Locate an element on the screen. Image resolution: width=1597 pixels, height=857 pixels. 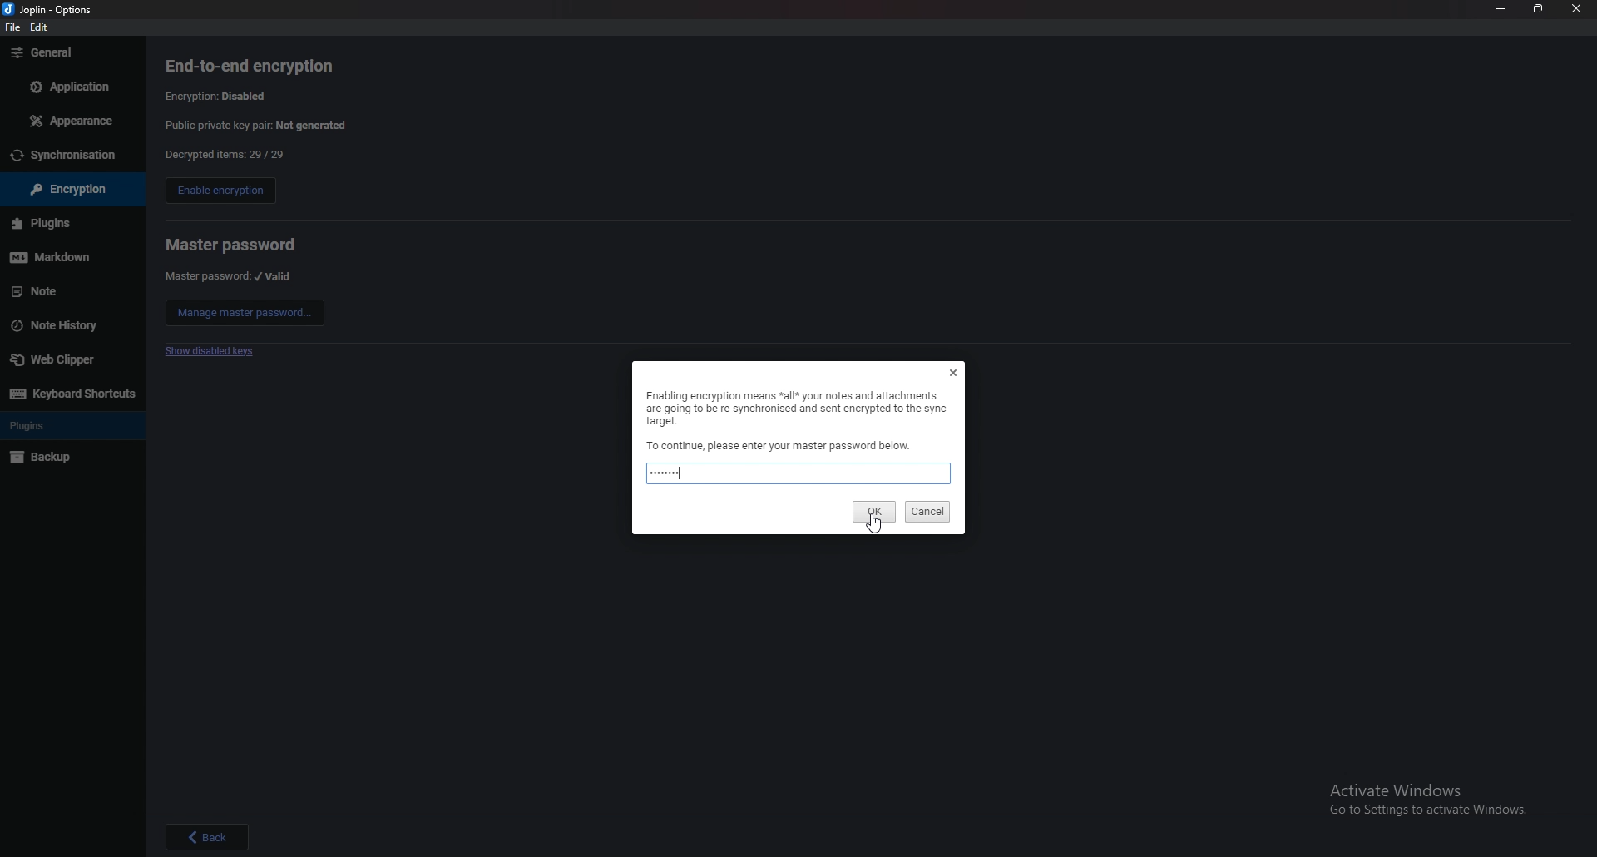
 is located at coordinates (45, 225).